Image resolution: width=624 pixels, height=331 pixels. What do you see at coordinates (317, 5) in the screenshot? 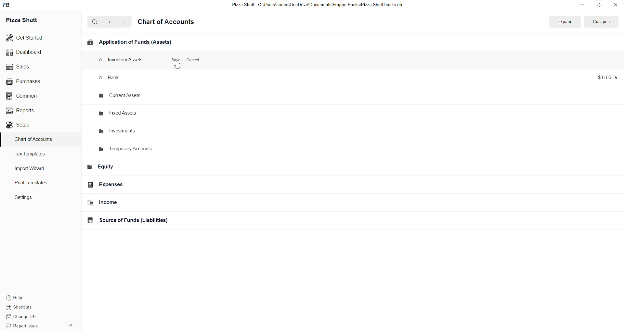
I see `Pizza Shutt - C:\Users\aadee\OneDrive\Documents|\Frappe Books\Pizza Shutt books.db` at bounding box center [317, 5].